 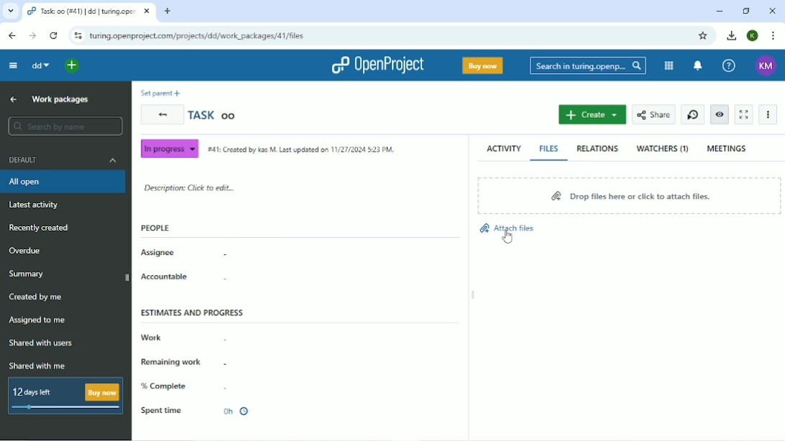 What do you see at coordinates (12, 65) in the screenshot?
I see `Collapse project menu` at bounding box center [12, 65].